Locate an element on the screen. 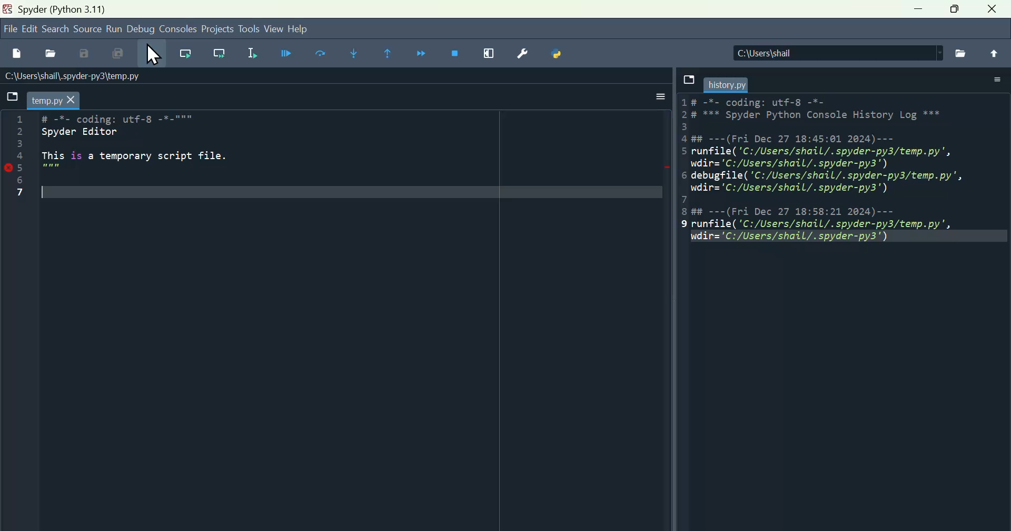  maximise is located at coordinates (953, 14).